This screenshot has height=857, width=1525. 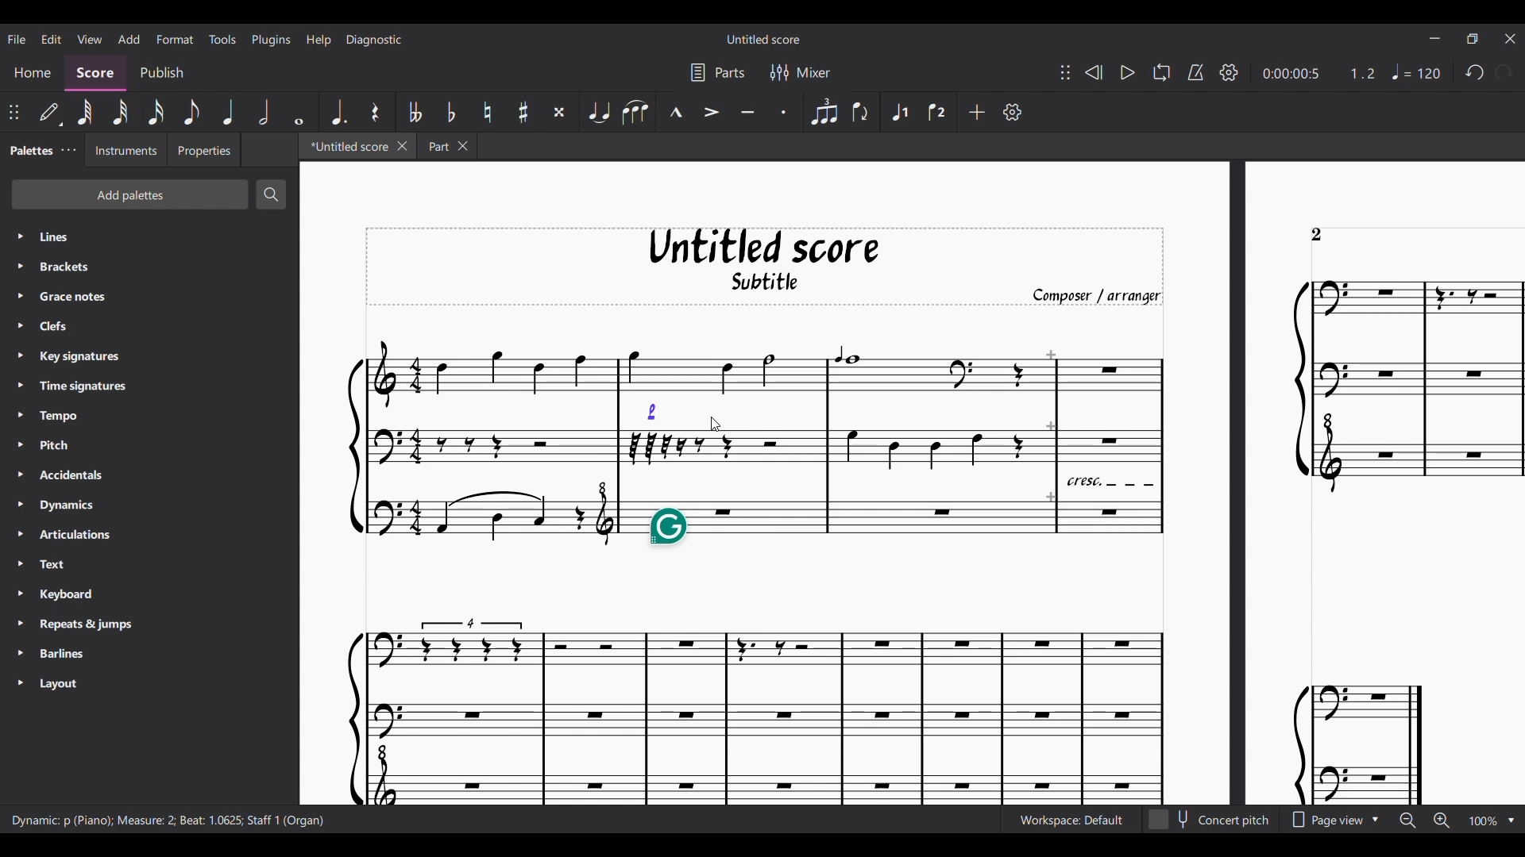 I want to click on Add, so click(x=976, y=112).